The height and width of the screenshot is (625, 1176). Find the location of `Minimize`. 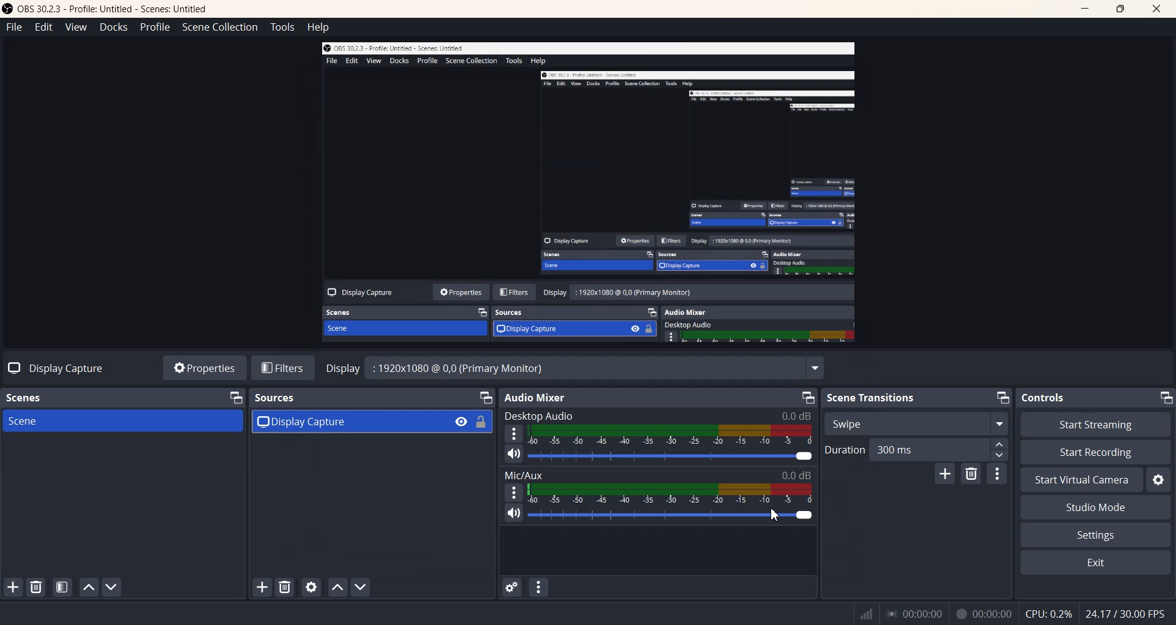

Minimize is located at coordinates (1164, 397).